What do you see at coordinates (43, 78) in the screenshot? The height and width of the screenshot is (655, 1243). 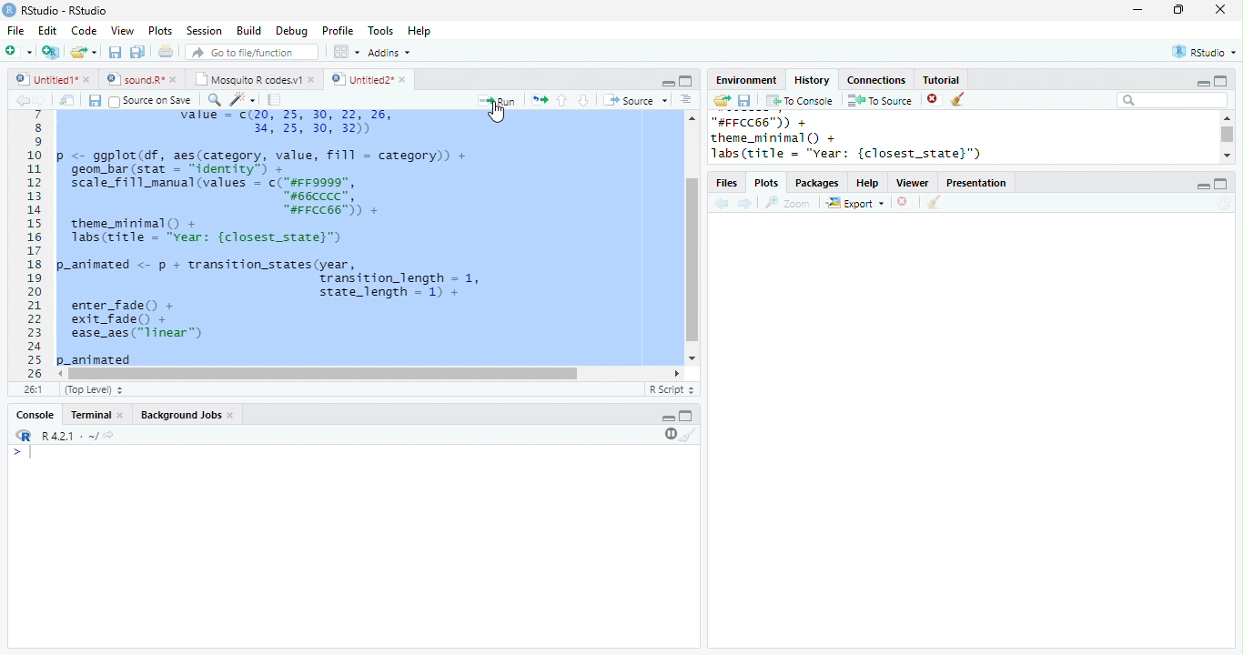 I see `Untitled1` at bounding box center [43, 78].